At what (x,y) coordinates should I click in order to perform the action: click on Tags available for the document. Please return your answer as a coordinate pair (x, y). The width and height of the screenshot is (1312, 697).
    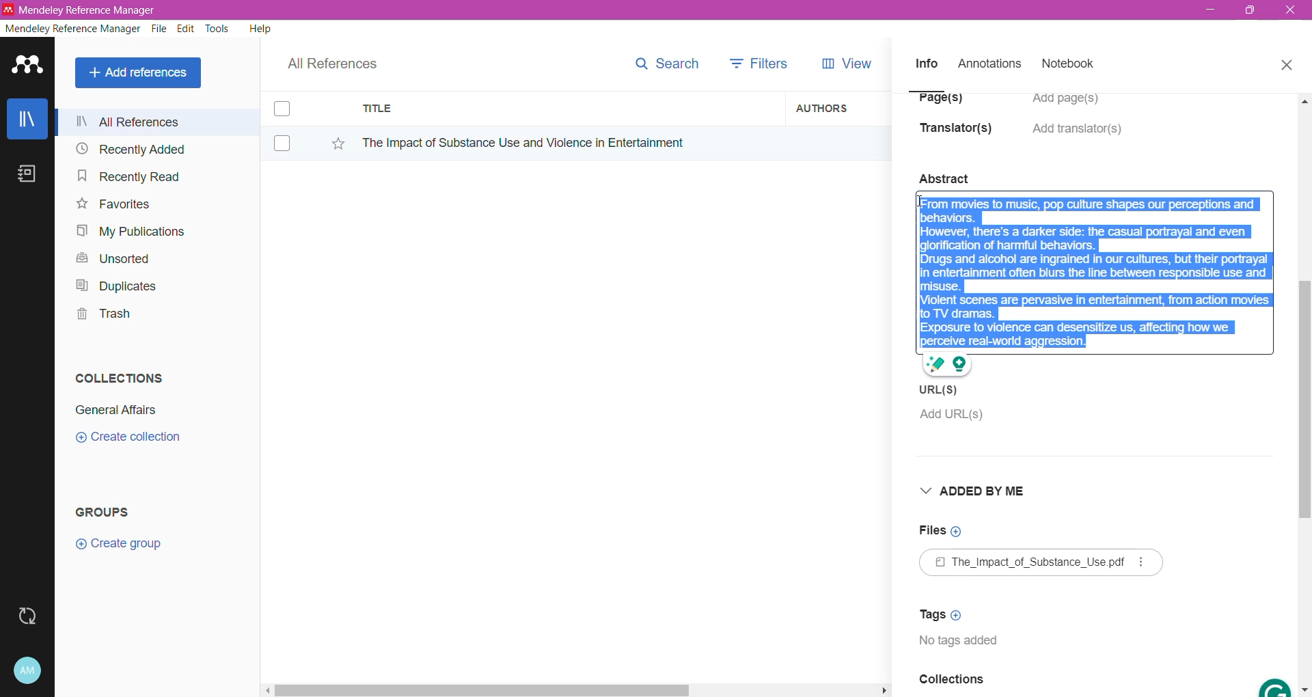
    Looking at the image, I should click on (964, 644).